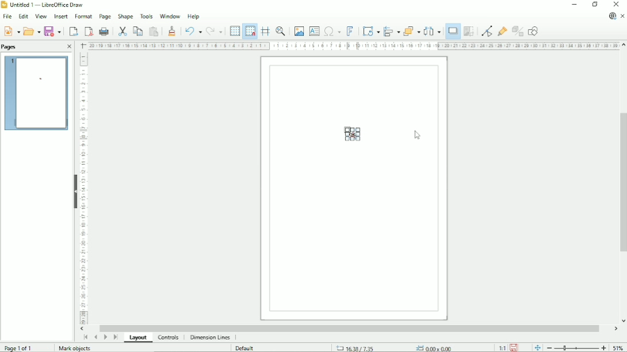 The image size is (627, 352). I want to click on Horizontal scale, so click(353, 45).